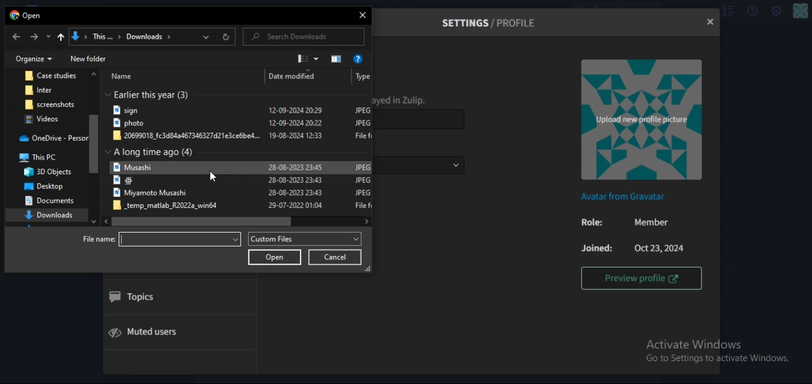 The image size is (812, 384). I want to click on view, so click(308, 58).